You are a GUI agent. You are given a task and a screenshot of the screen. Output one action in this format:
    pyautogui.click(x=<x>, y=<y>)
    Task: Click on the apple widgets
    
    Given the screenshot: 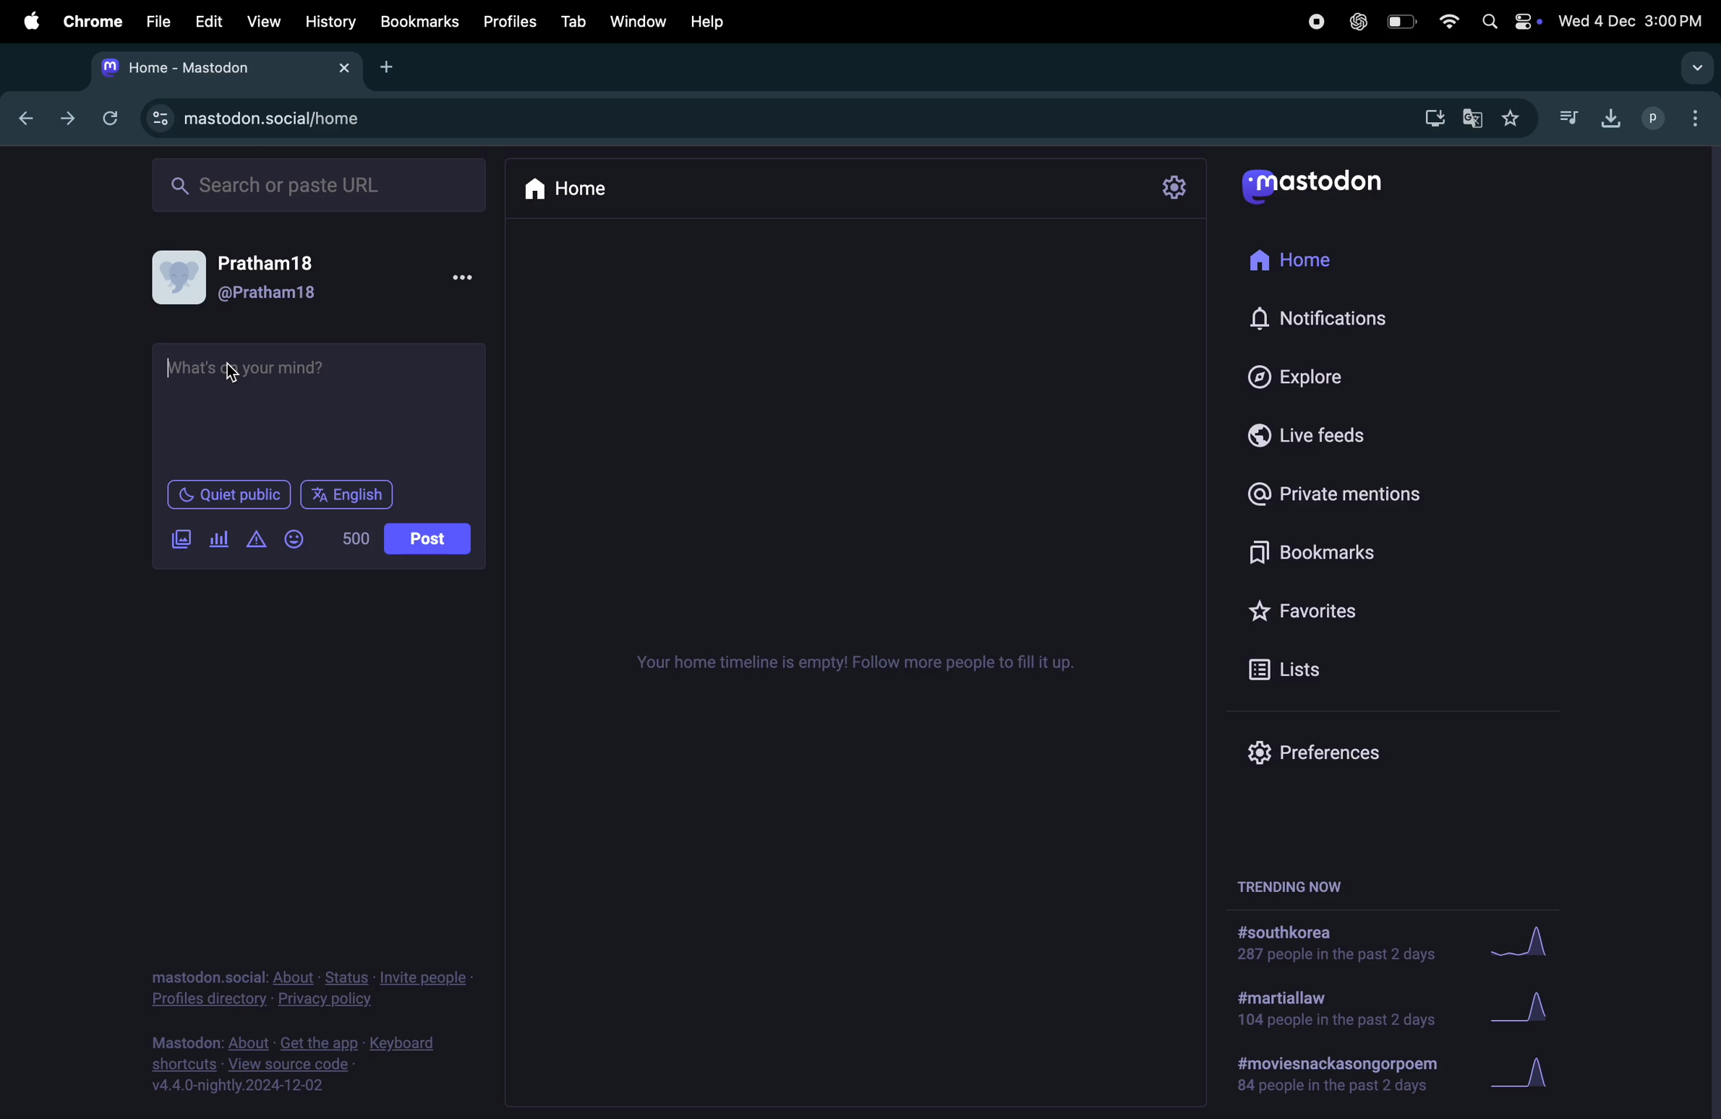 What is the action you would take?
    pyautogui.click(x=1507, y=24)
    